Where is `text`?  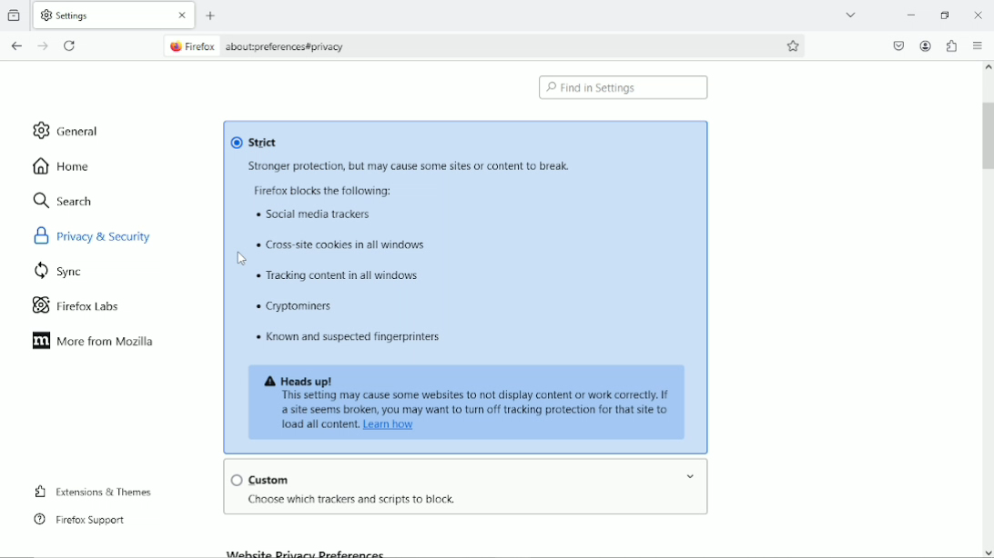
text is located at coordinates (309, 381).